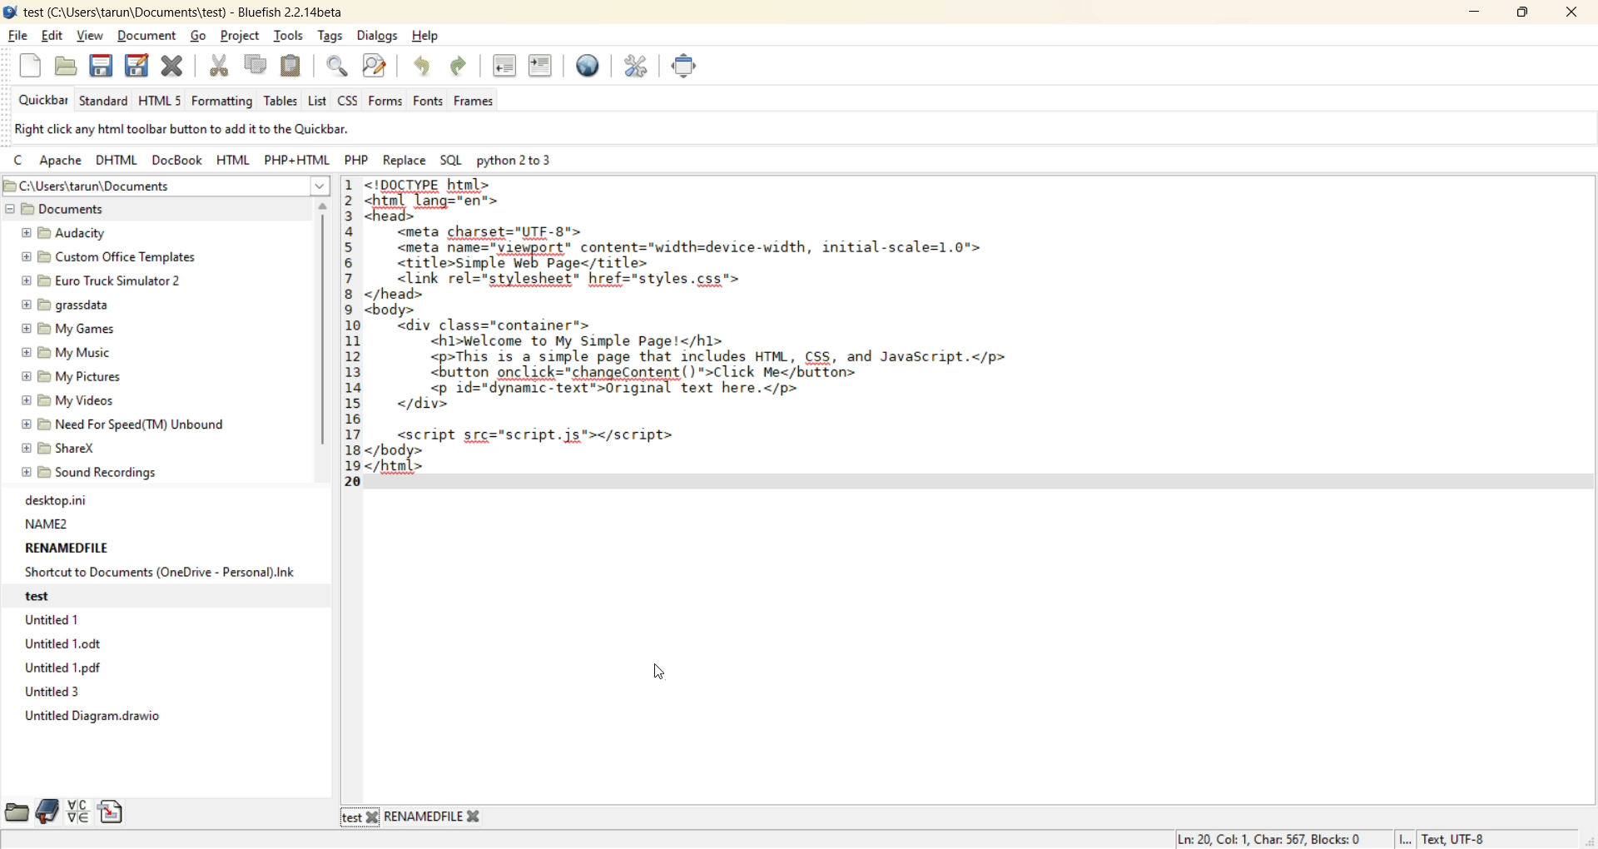 This screenshot has width=1598, height=849. What do you see at coordinates (68, 329) in the screenshot?
I see `My Games` at bounding box center [68, 329].